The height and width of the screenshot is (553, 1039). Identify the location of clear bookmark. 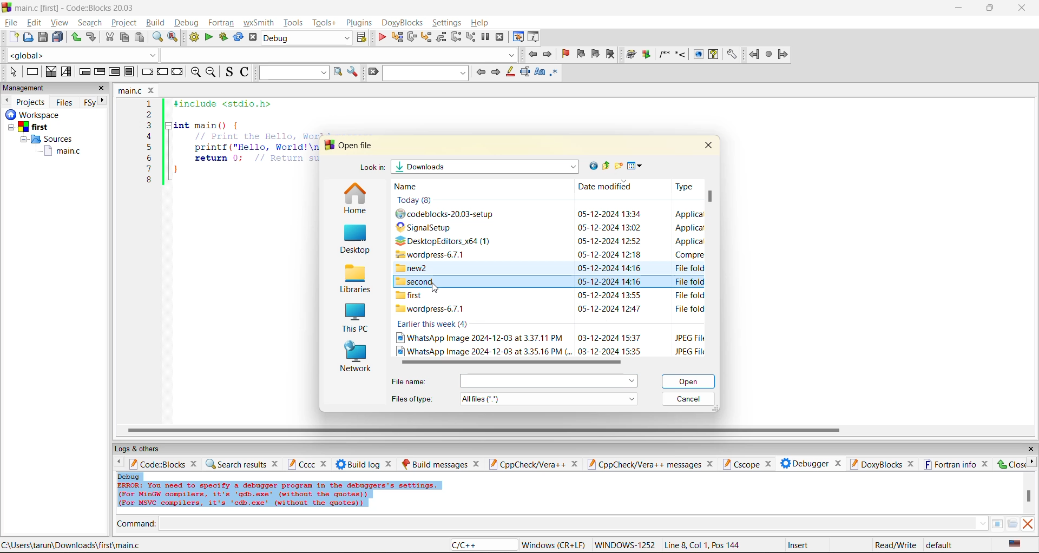
(610, 54).